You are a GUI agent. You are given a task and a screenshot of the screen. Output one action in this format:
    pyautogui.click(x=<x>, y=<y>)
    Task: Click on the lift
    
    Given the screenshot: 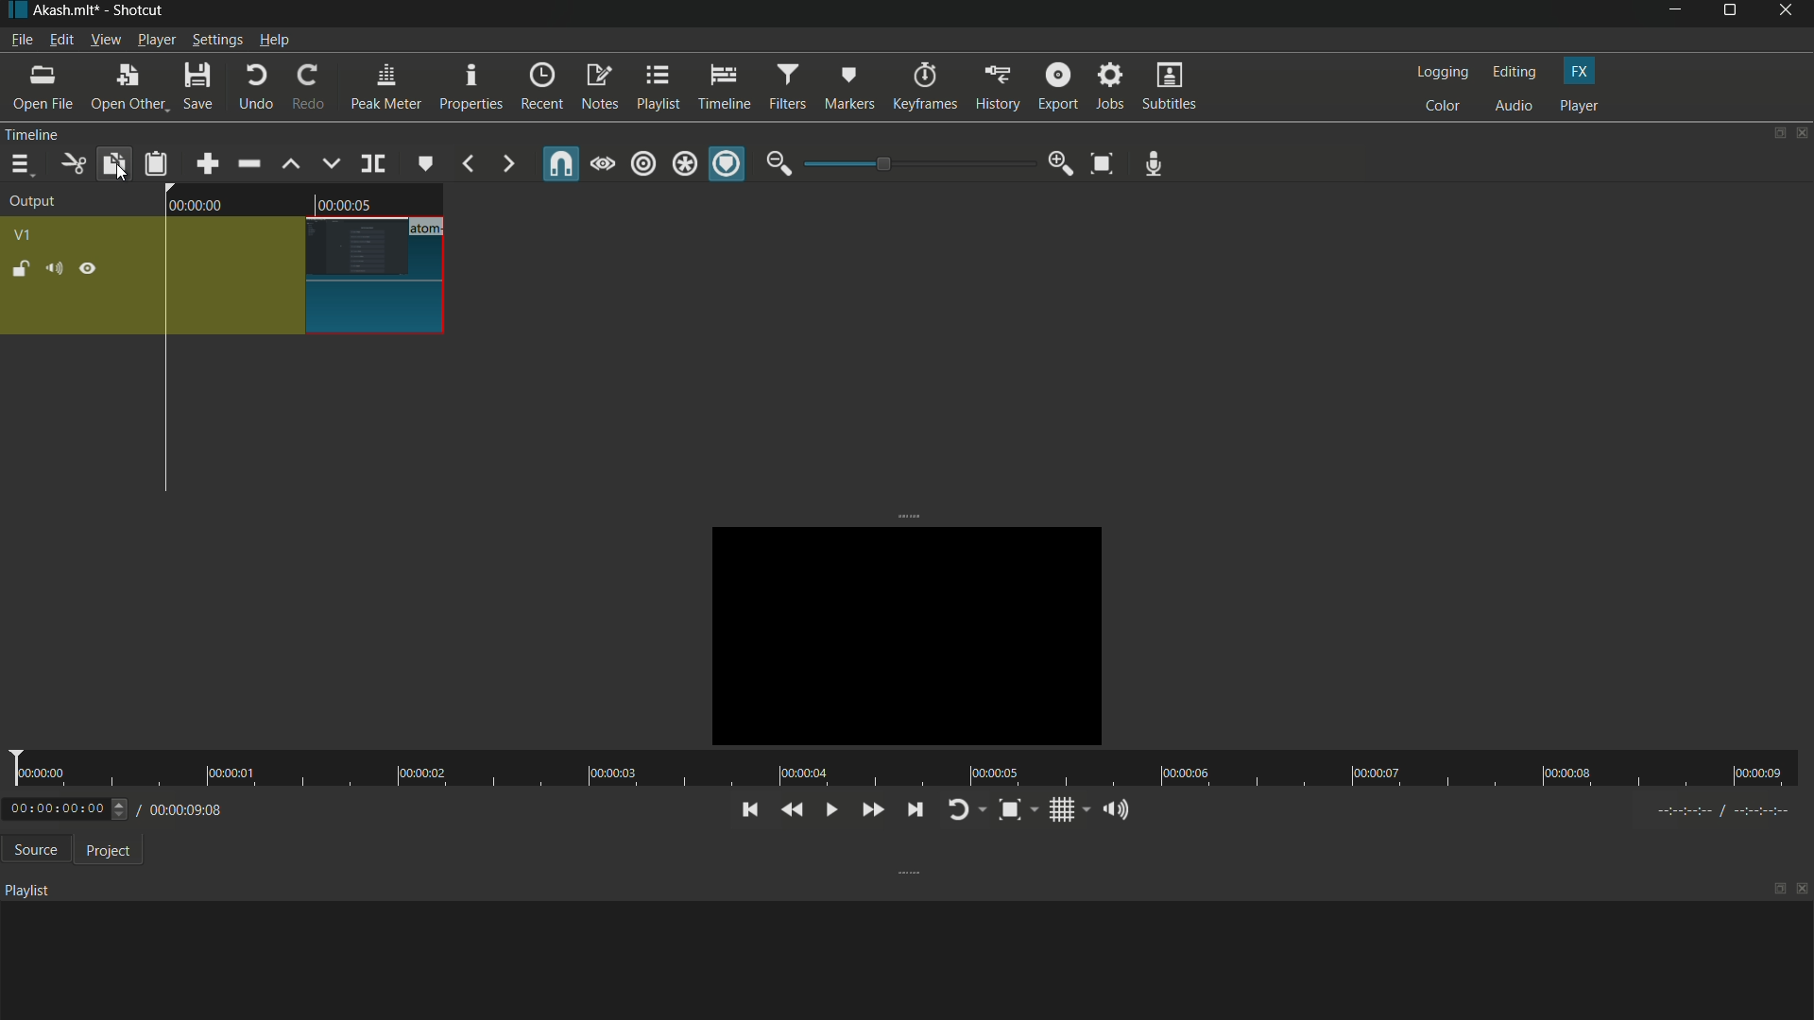 What is the action you would take?
    pyautogui.click(x=292, y=164)
    